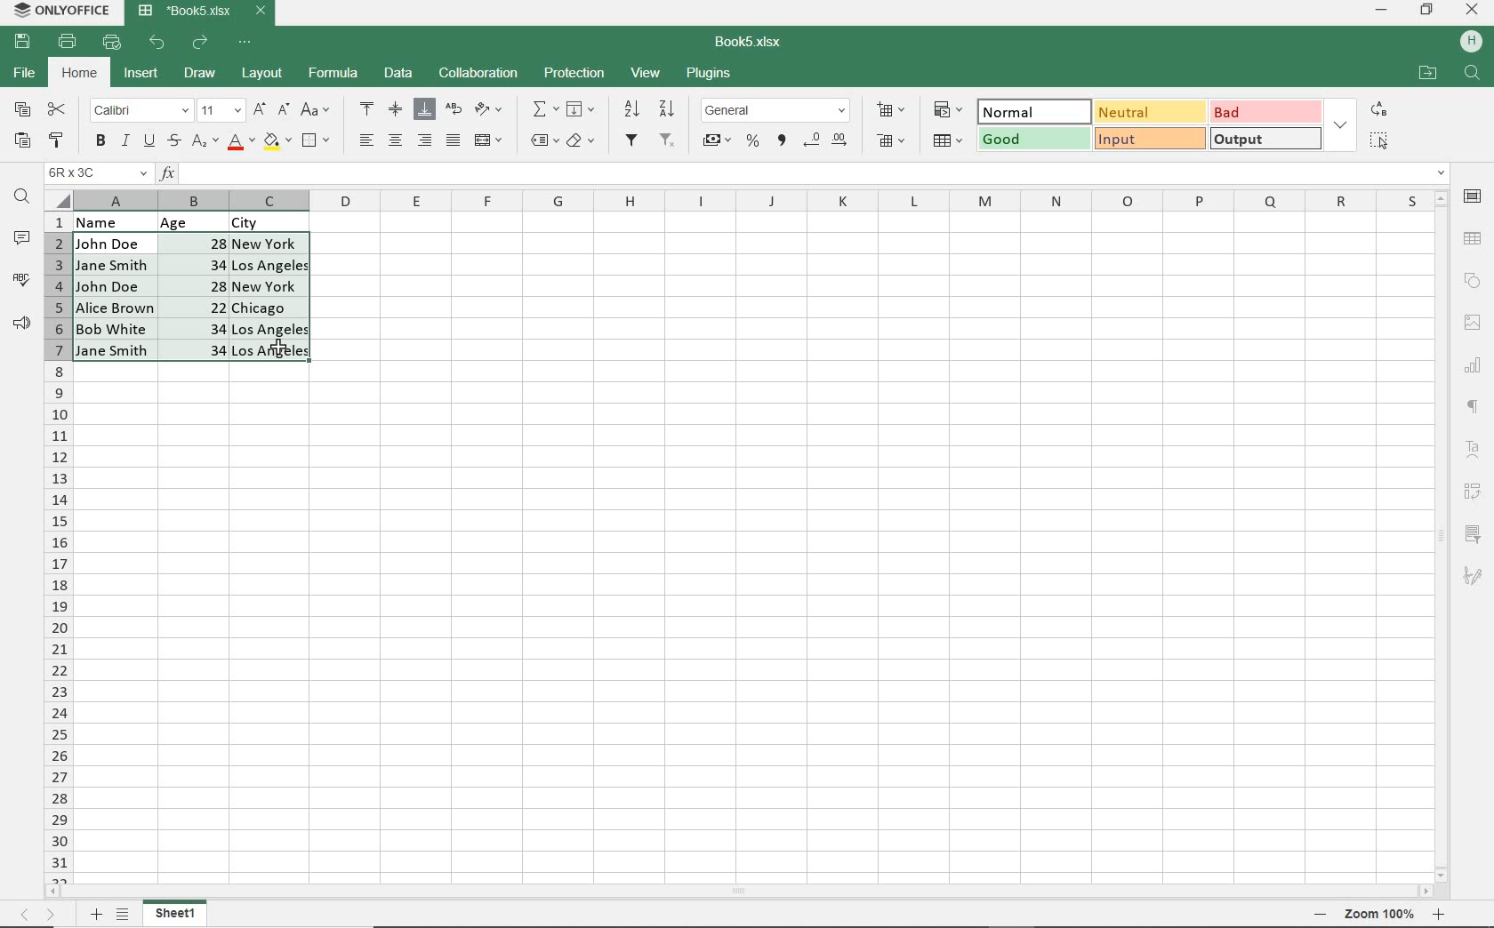 The image size is (1494, 928). I want to click on SLICER, so click(1474, 535).